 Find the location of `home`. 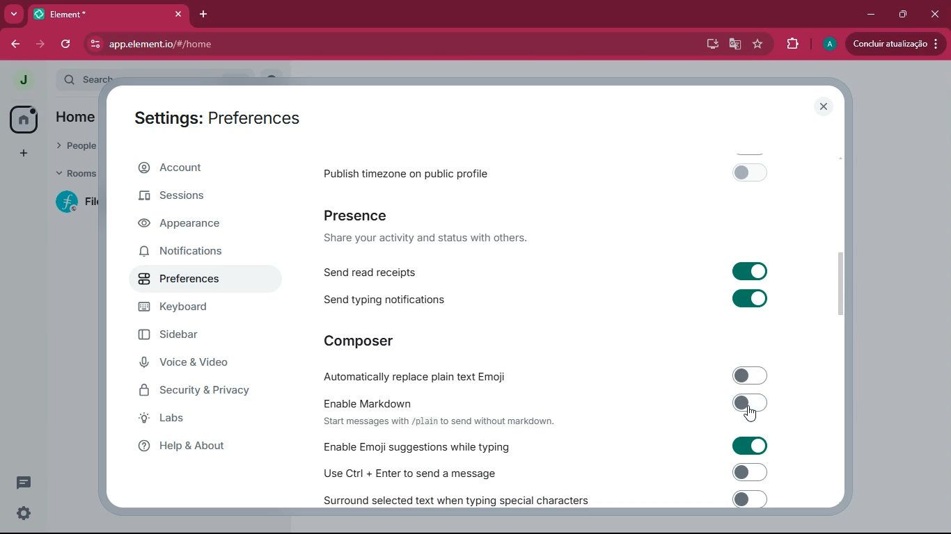

home is located at coordinates (19, 120).